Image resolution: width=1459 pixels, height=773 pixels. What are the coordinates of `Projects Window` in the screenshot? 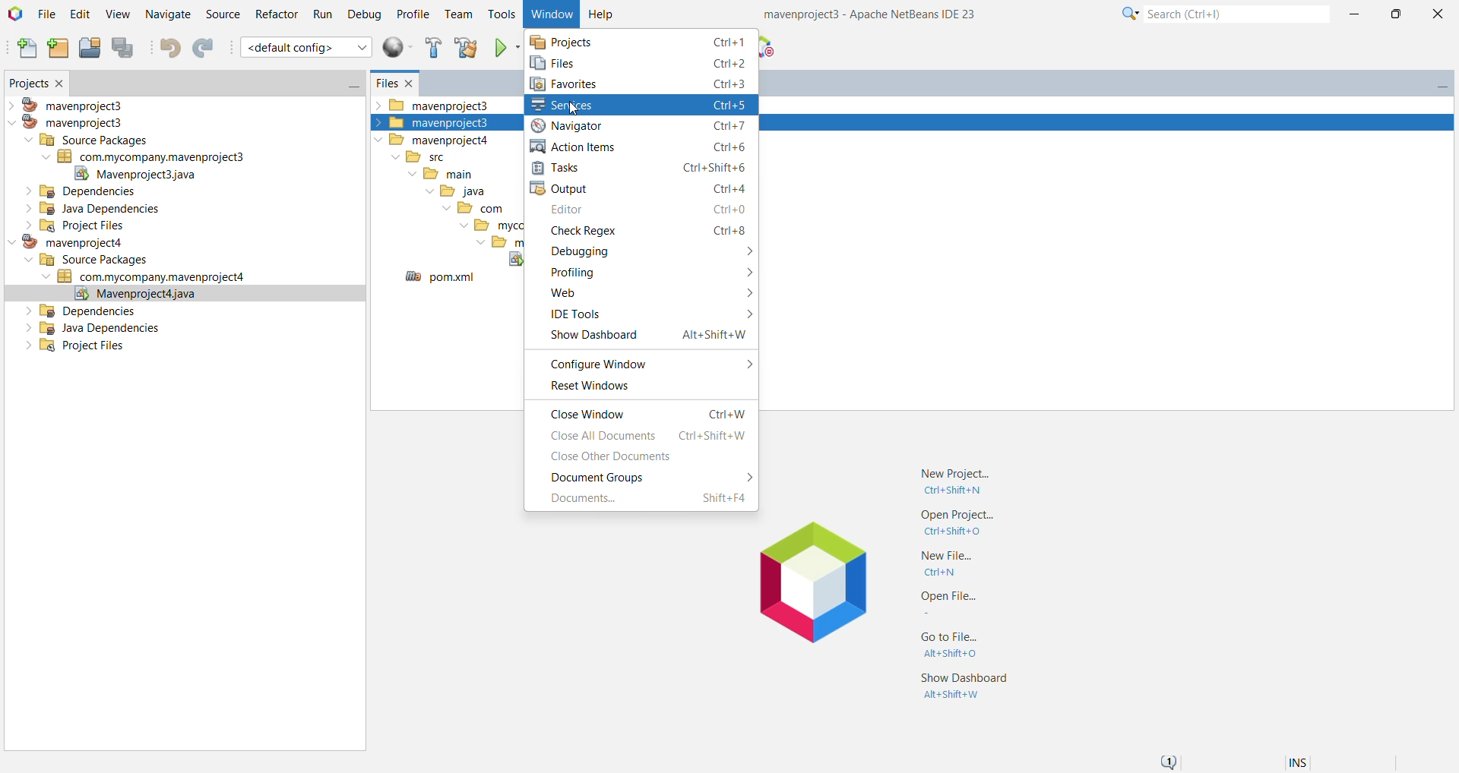 It's located at (25, 82).